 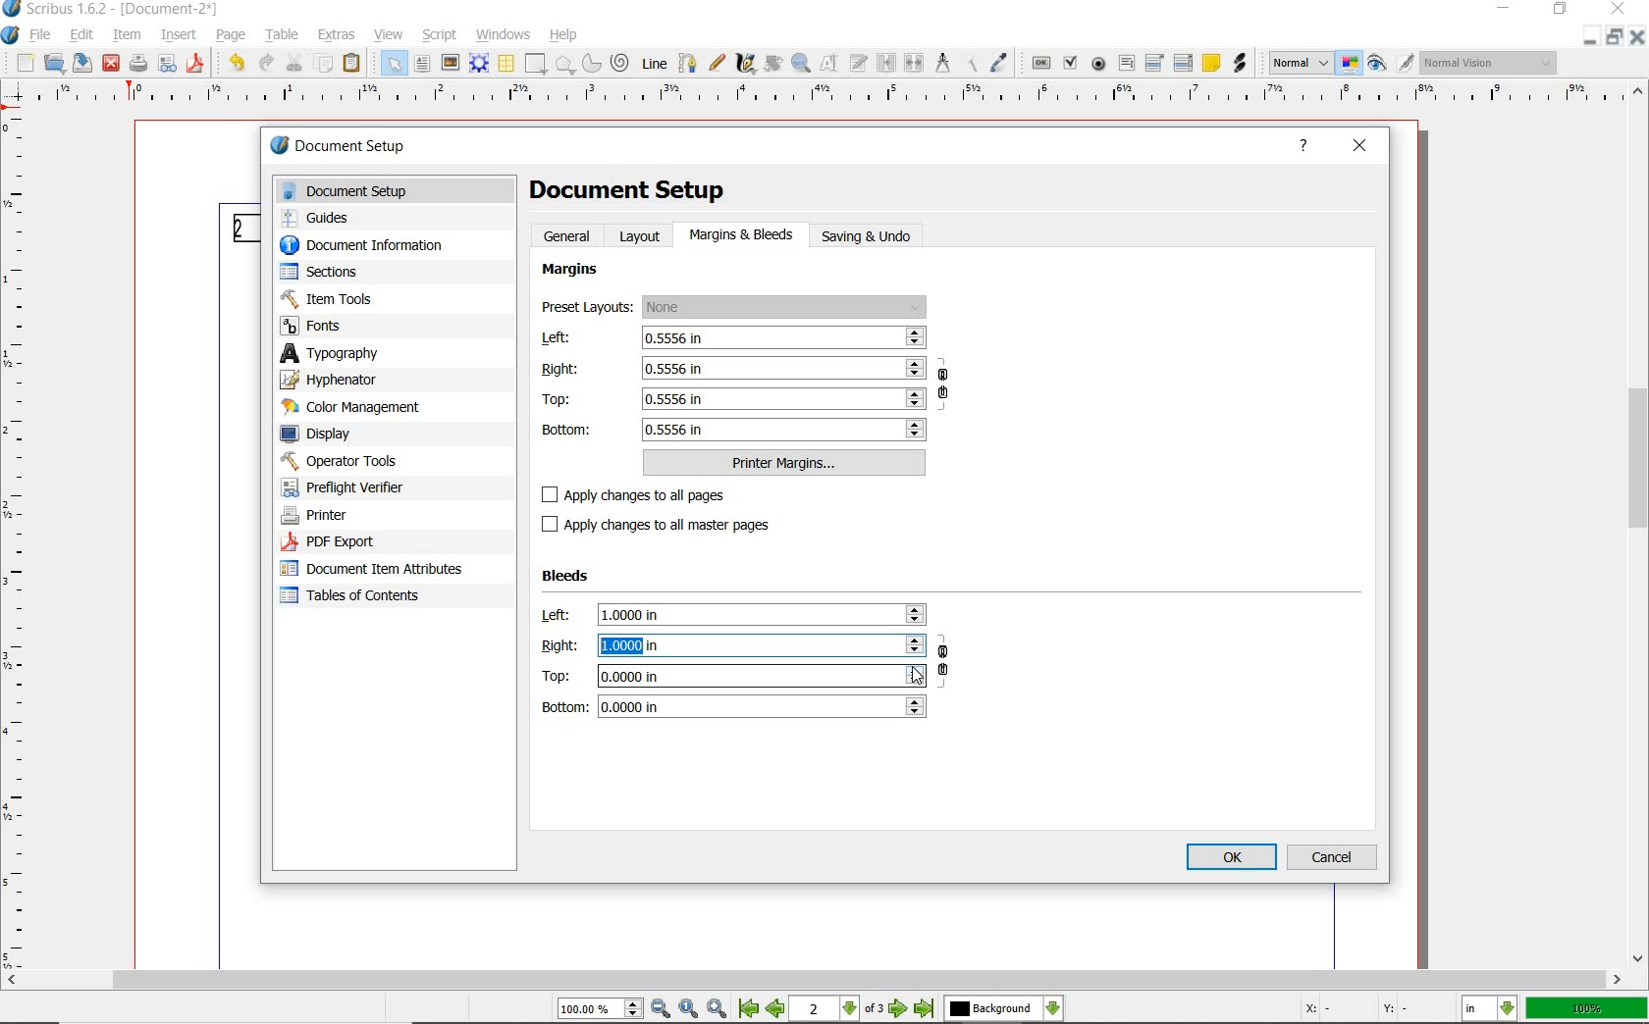 I want to click on typography, so click(x=395, y=355).